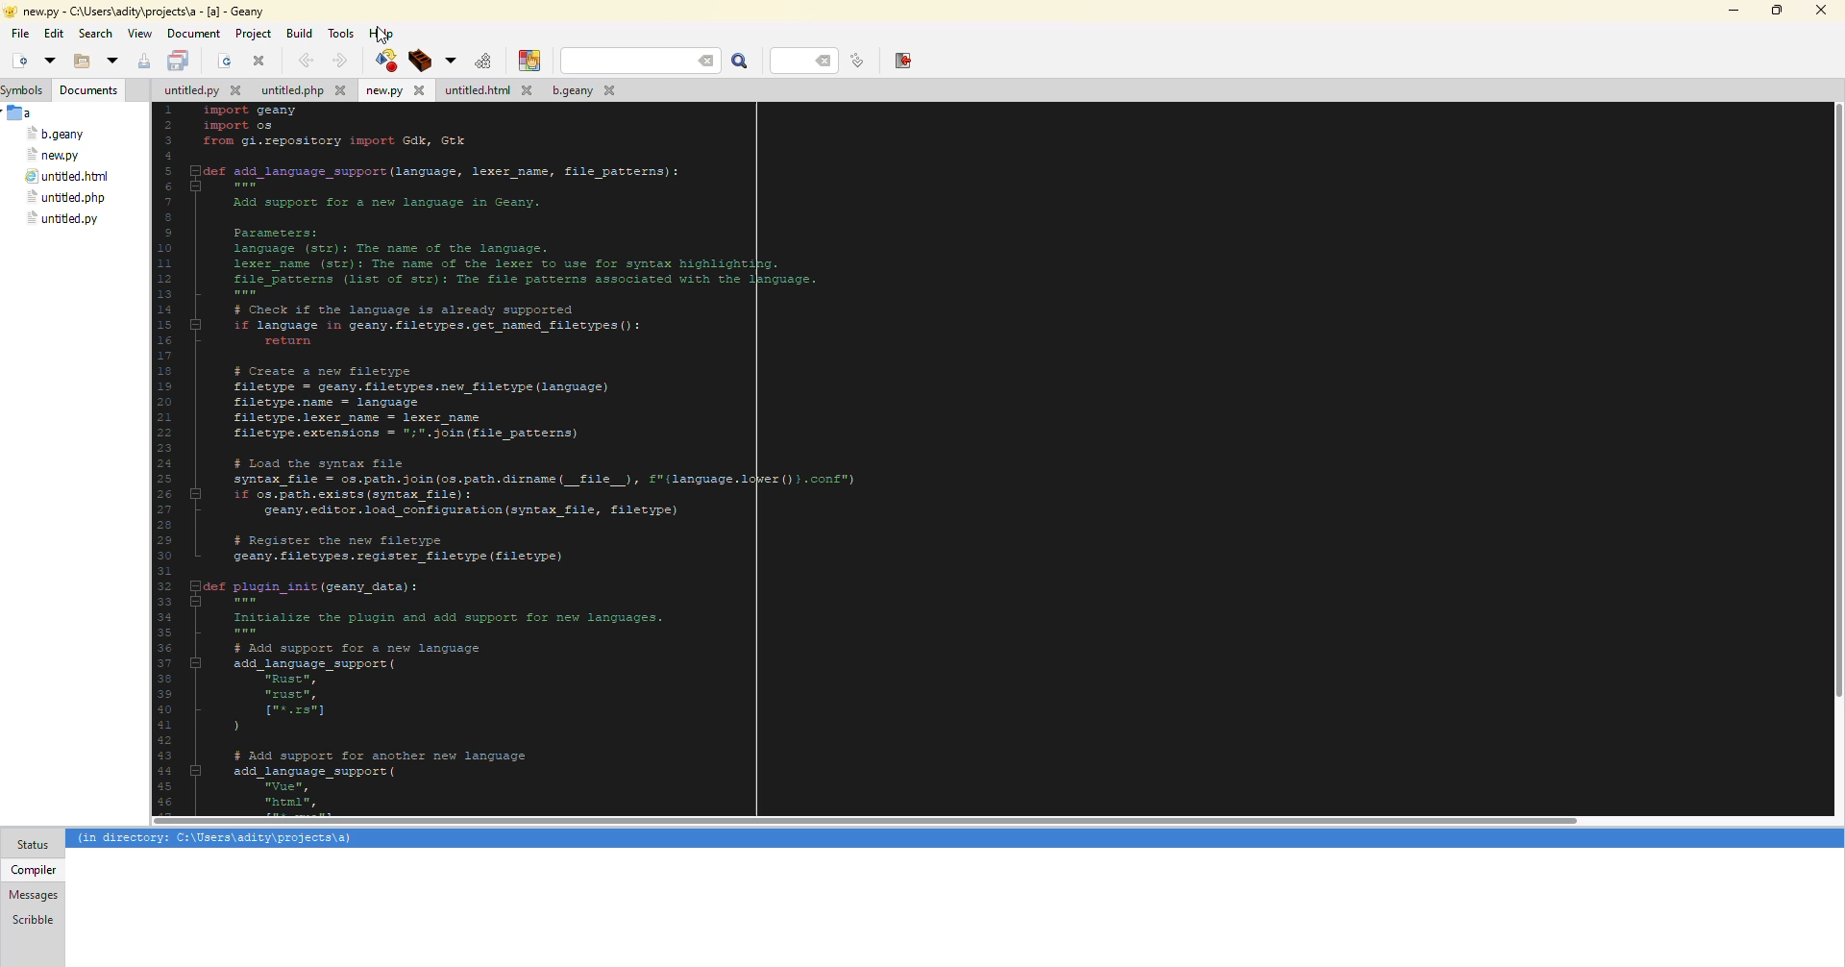  Describe the element at coordinates (48, 60) in the screenshot. I see `open` at that location.